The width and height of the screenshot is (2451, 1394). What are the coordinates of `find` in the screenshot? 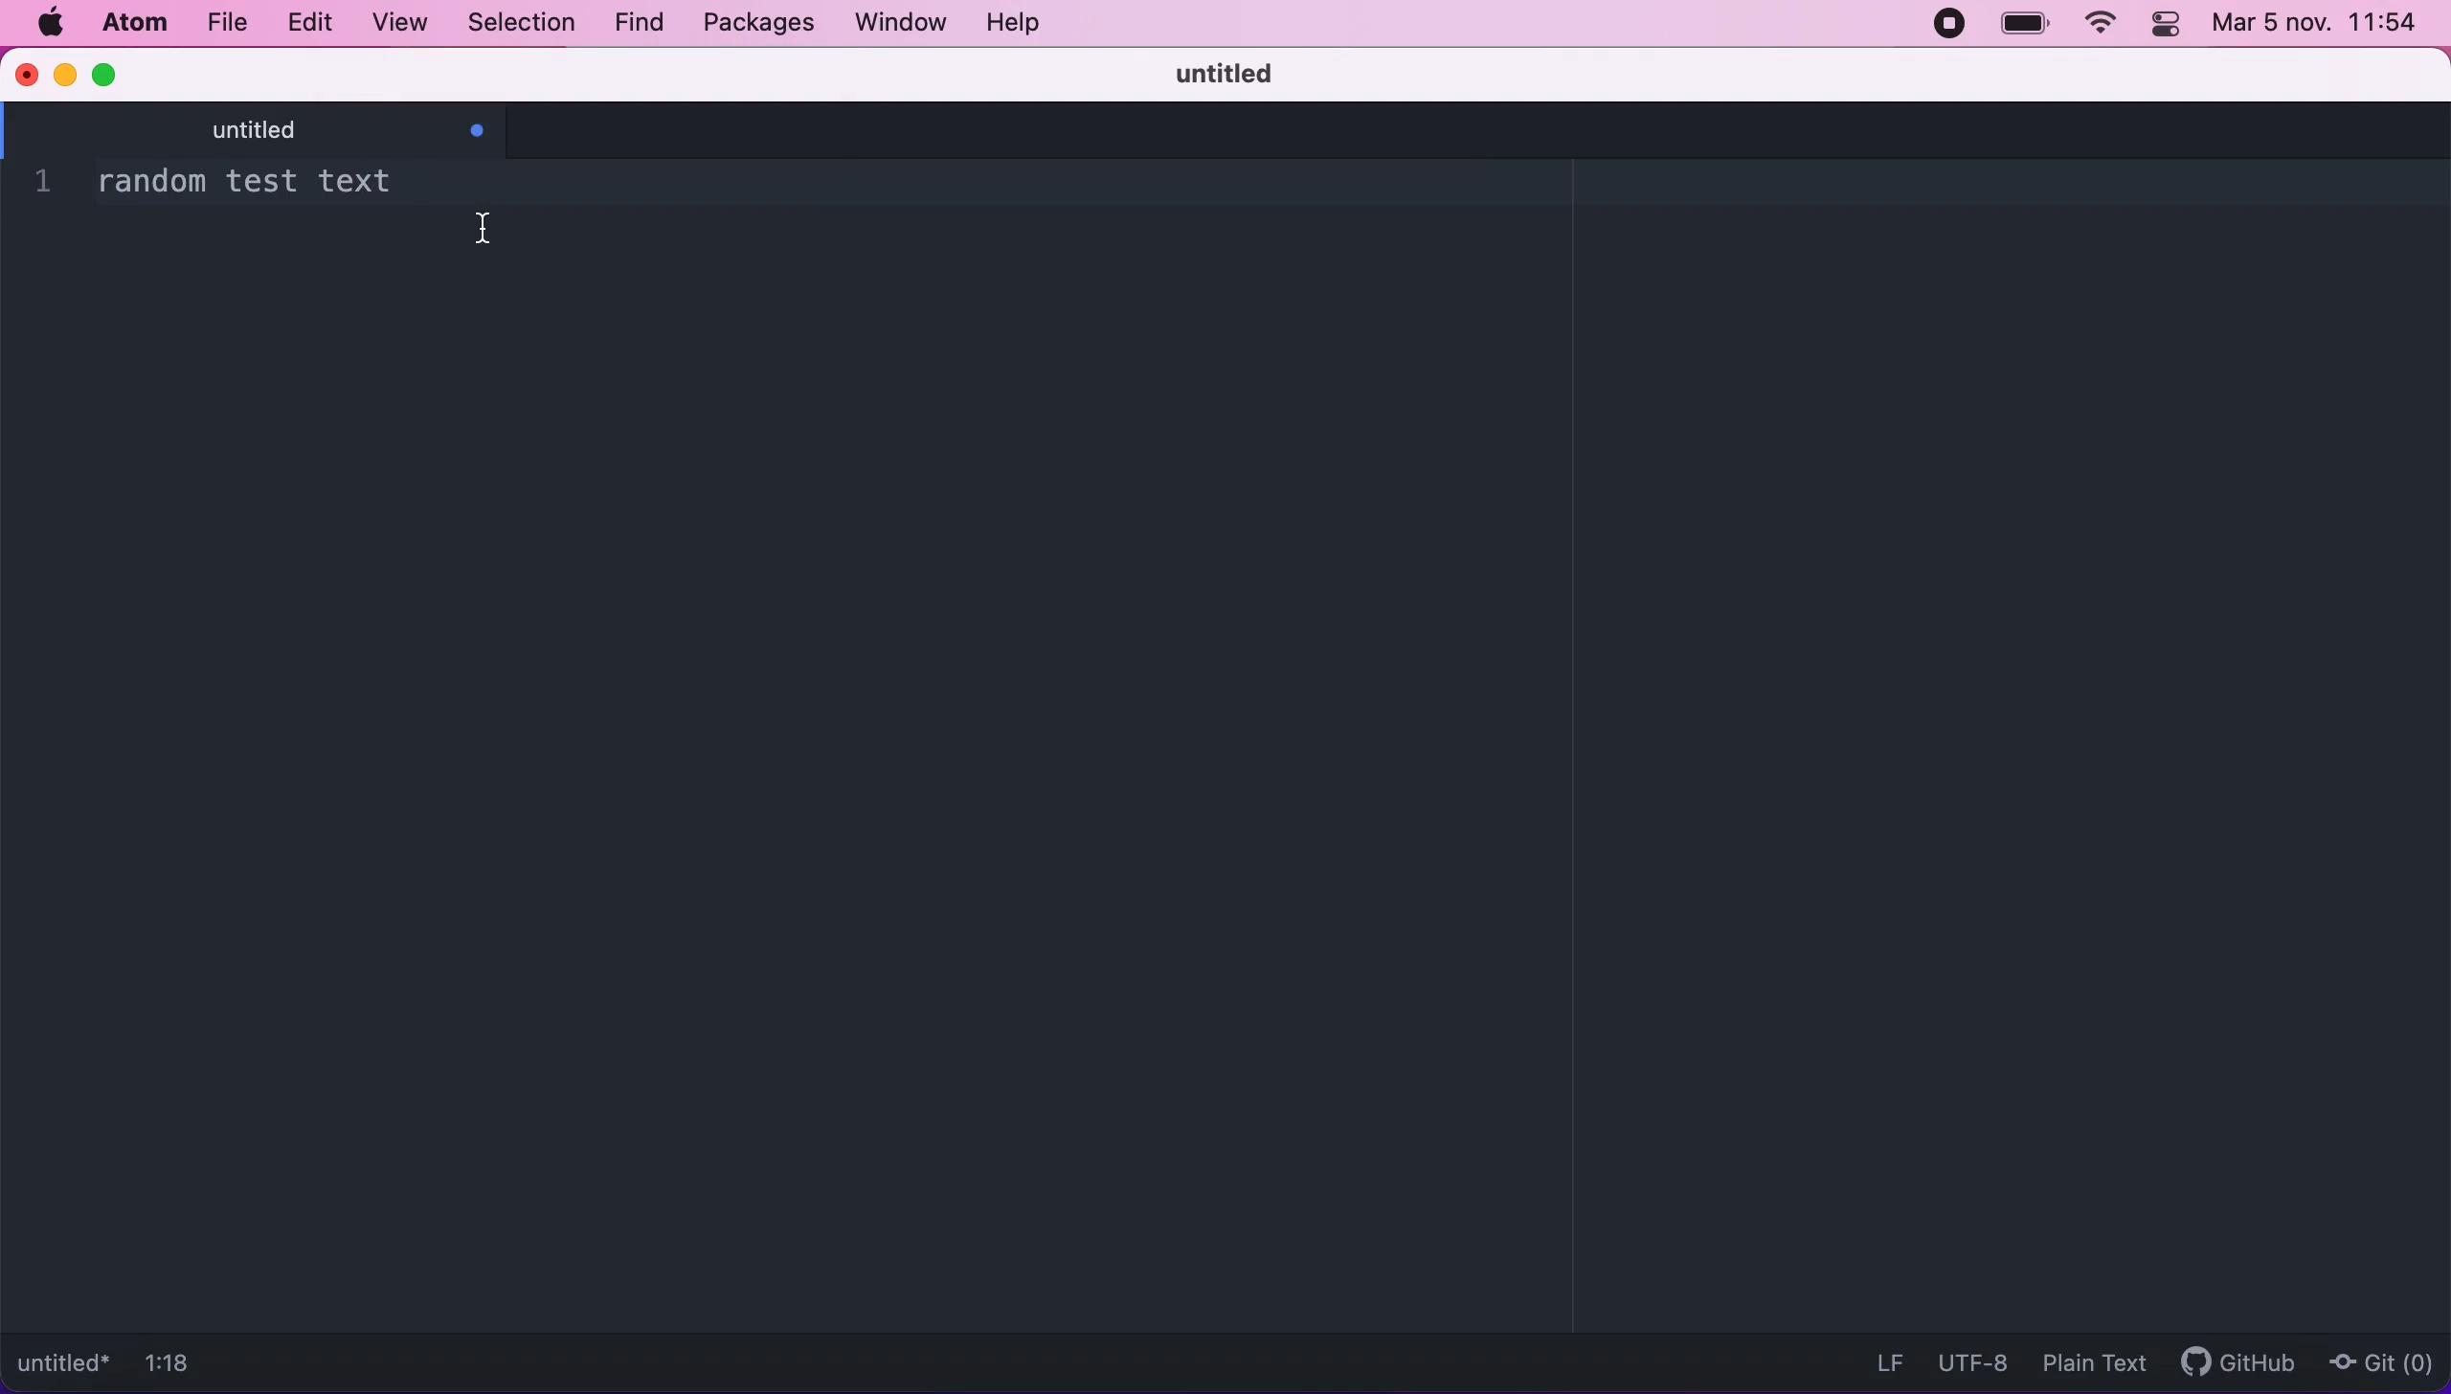 It's located at (633, 23).